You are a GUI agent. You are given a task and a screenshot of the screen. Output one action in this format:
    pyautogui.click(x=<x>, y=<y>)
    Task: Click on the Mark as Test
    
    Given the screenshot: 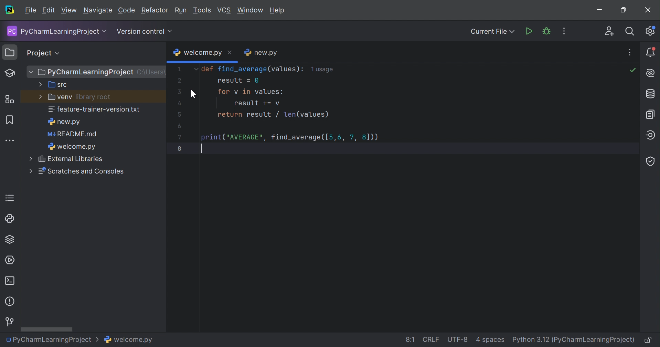 What is the action you would take?
    pyautogui.click(x=10, y=73)
    